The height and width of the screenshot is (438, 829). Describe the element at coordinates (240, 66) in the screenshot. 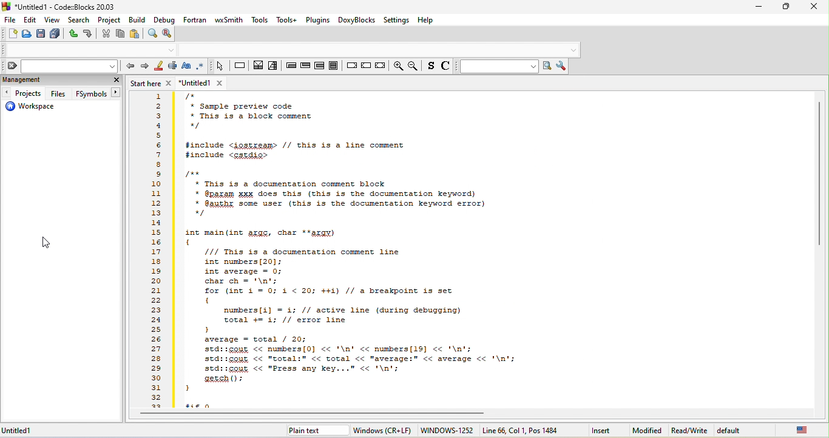

I see `instruction` at that location.